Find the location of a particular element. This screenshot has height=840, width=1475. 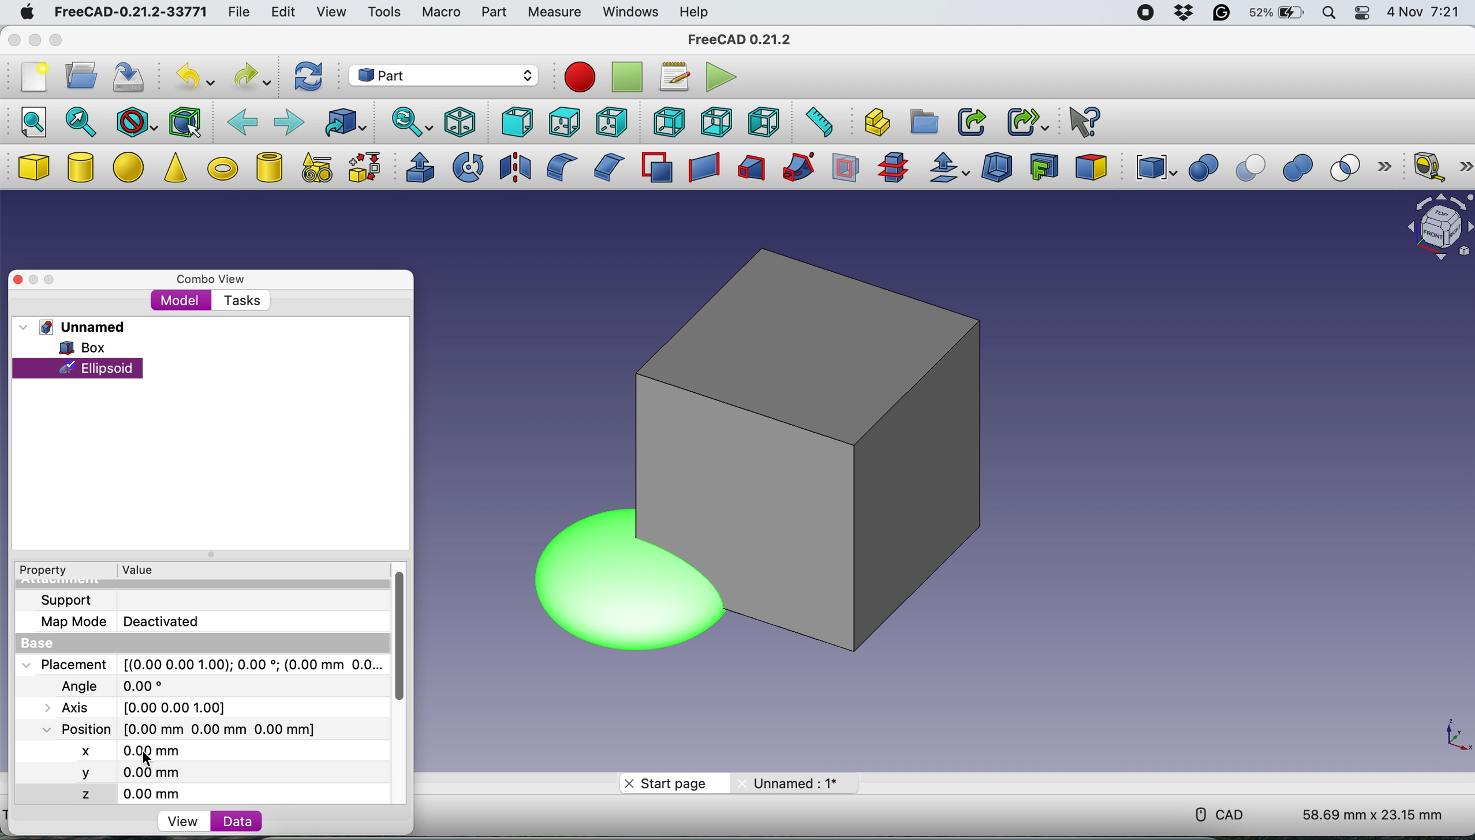

close is located at coordinates (12, 41).